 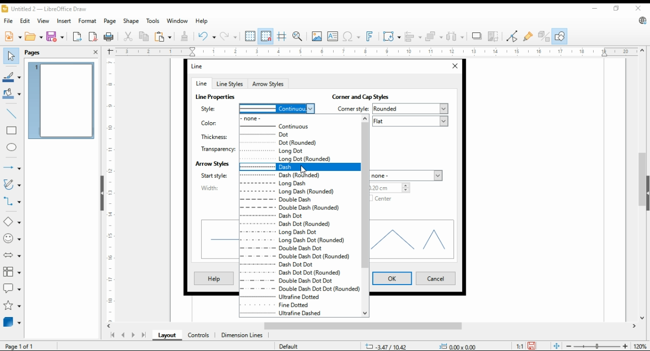 I want to click on Help, so click(x=214, y=279).